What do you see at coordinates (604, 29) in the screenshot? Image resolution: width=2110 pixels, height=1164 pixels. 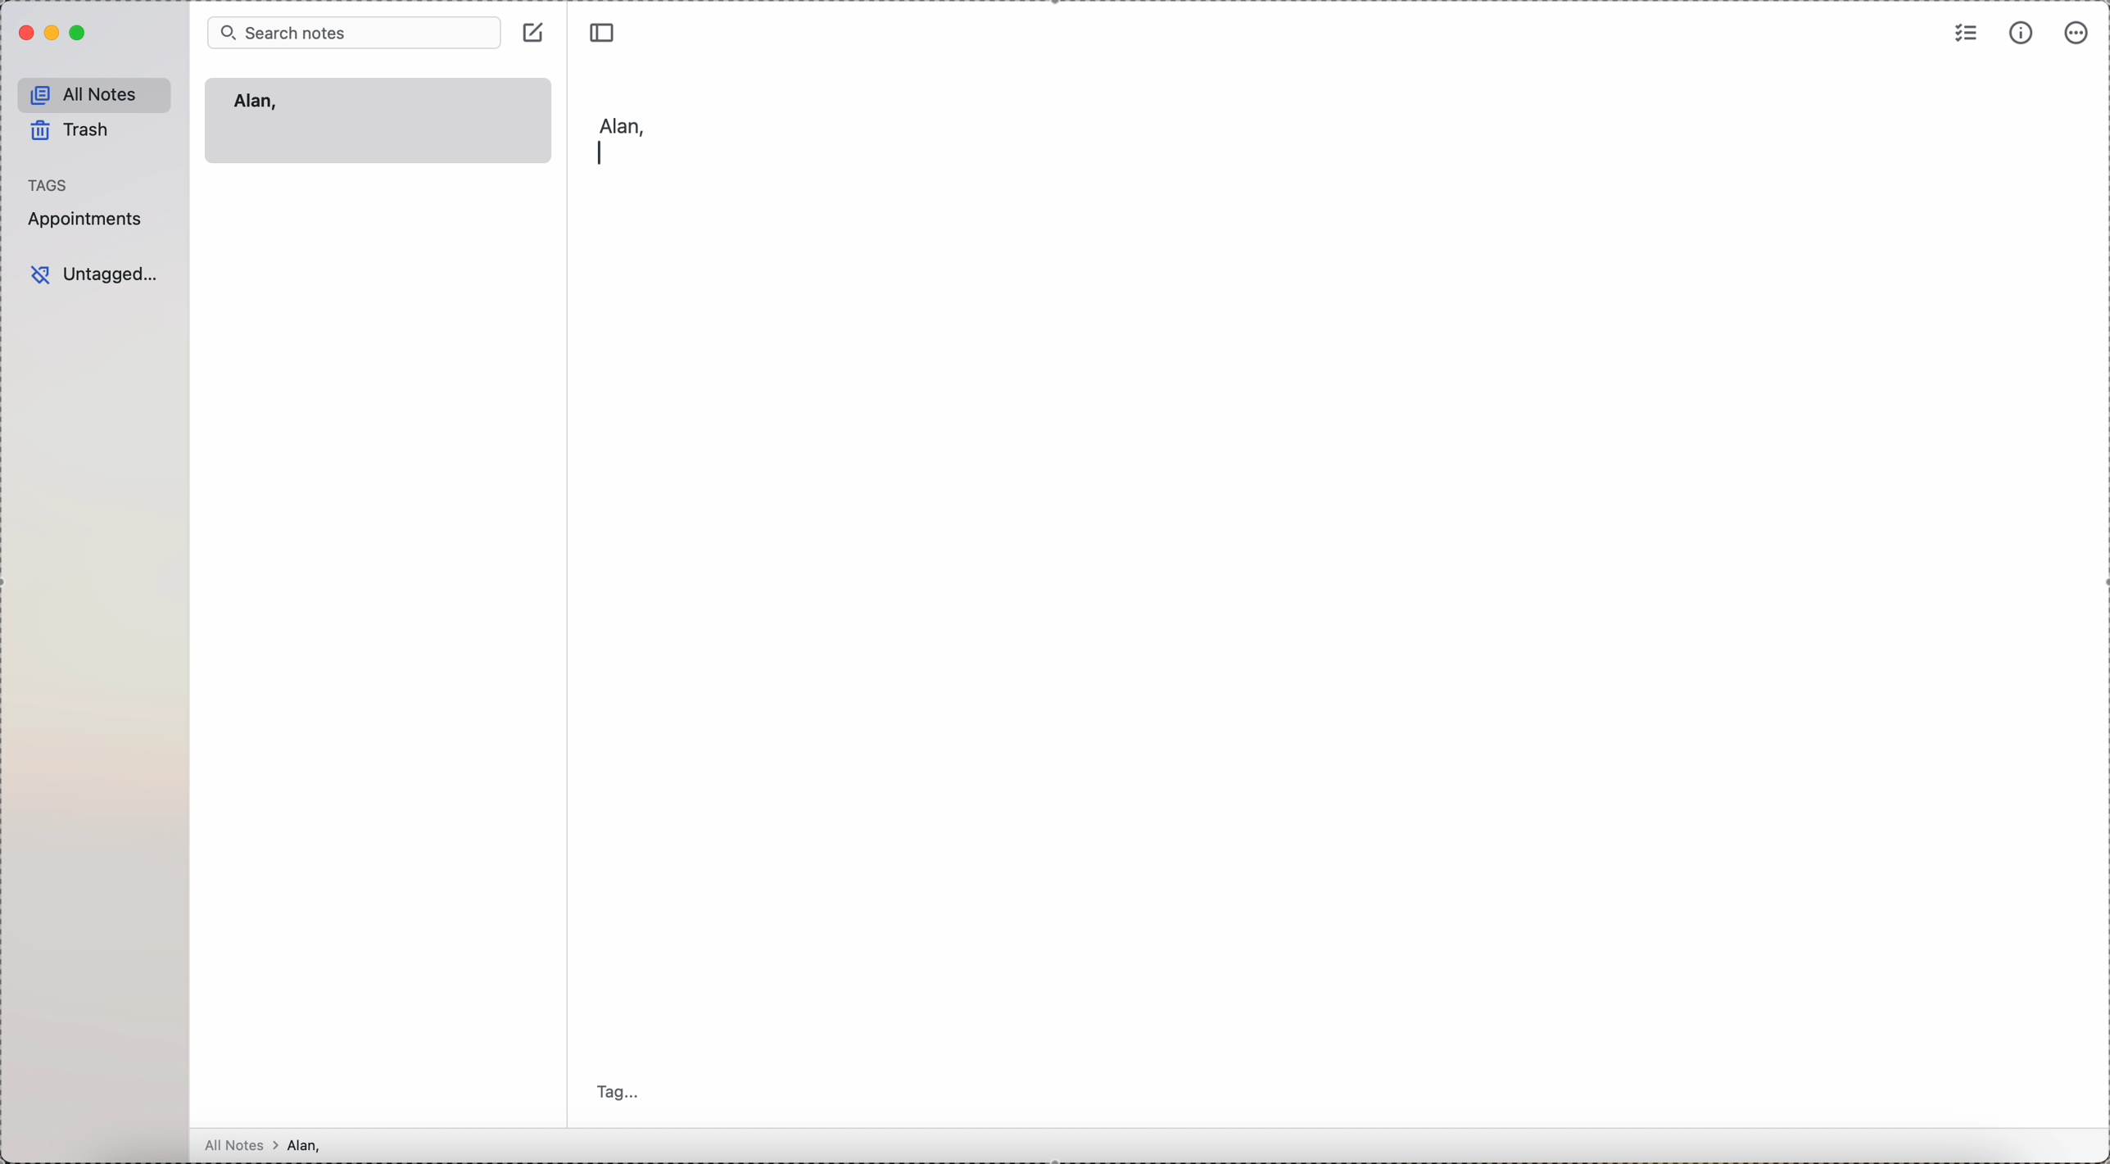 I see `toggle sidebar` at bounding box center [604, 29].